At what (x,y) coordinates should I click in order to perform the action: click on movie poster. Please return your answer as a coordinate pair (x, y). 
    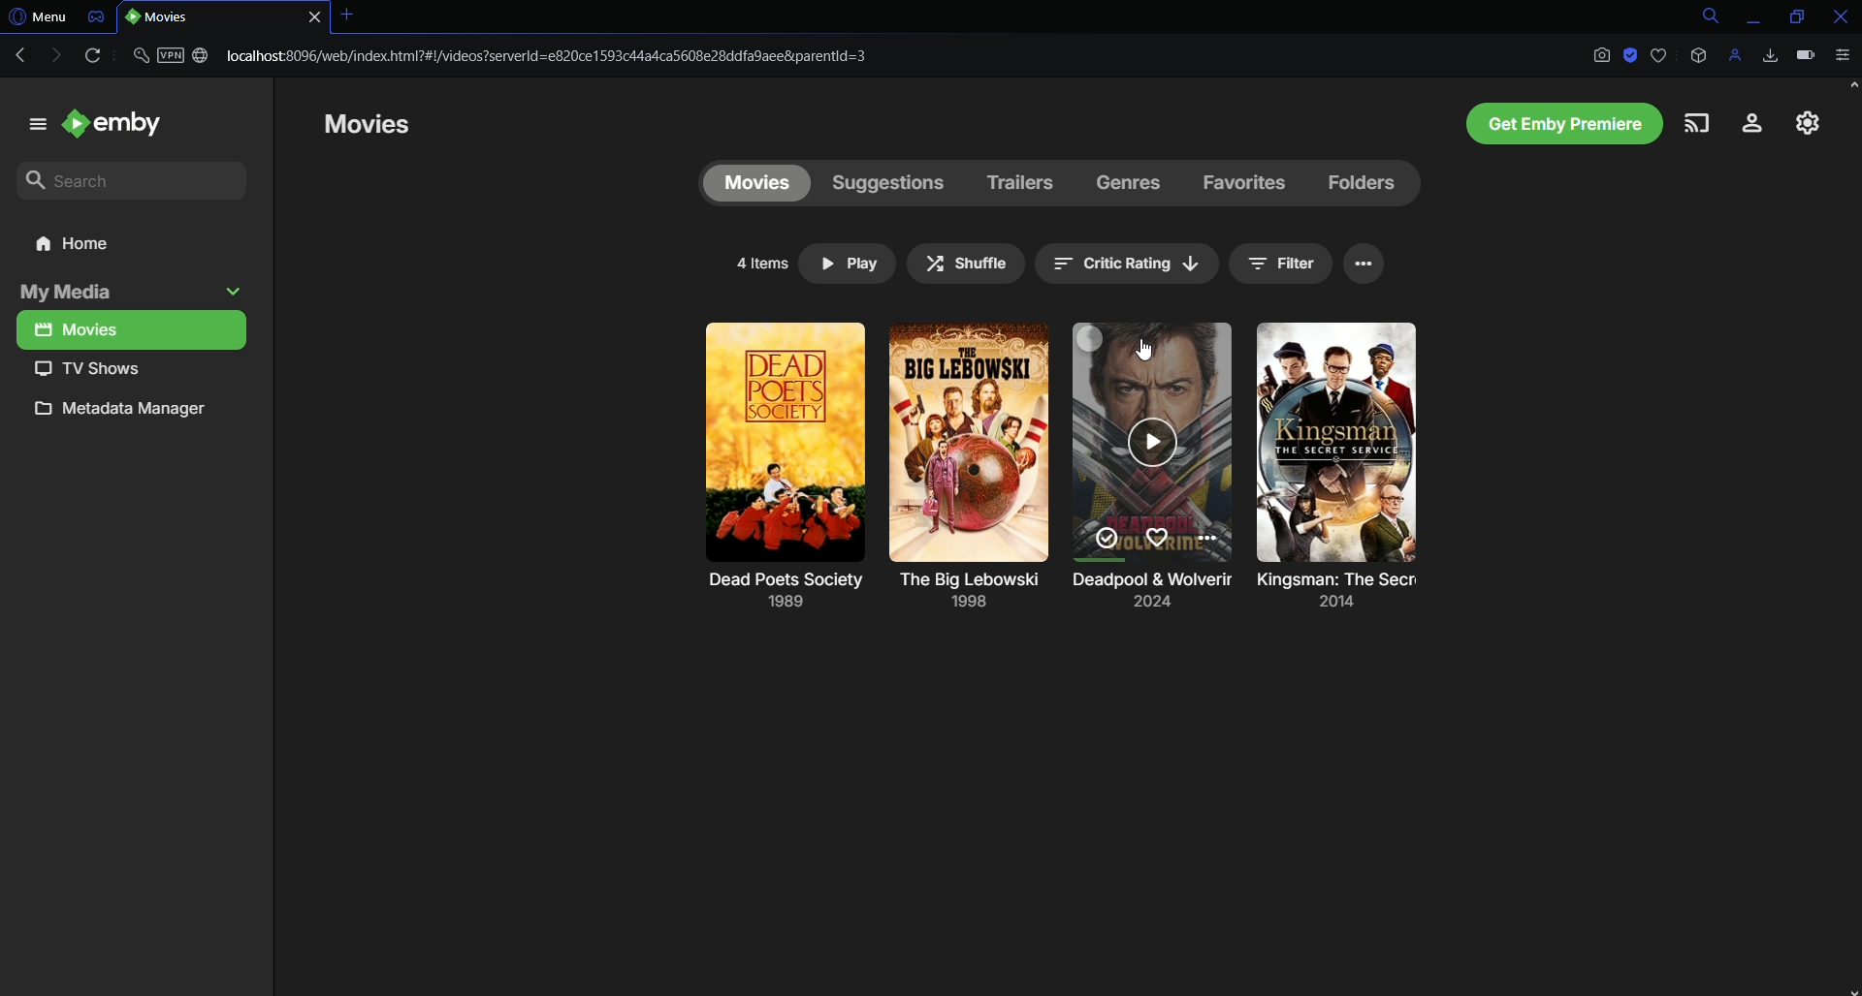
    Looking at the image, I should click on (1151, 441).